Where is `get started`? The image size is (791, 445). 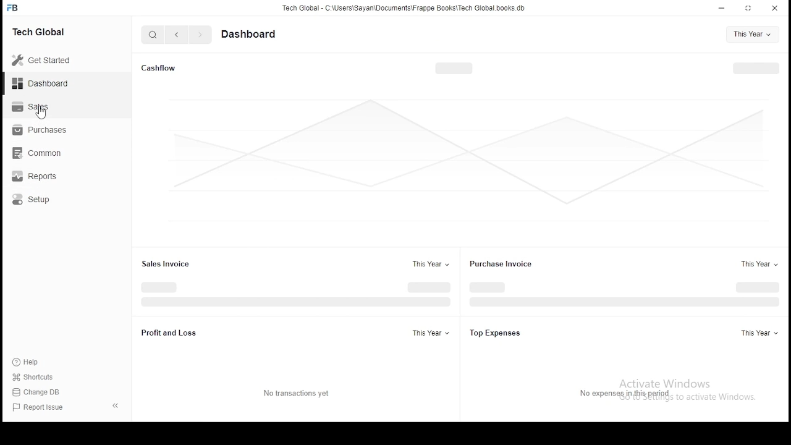
get started is located at coordinates (43, 60).